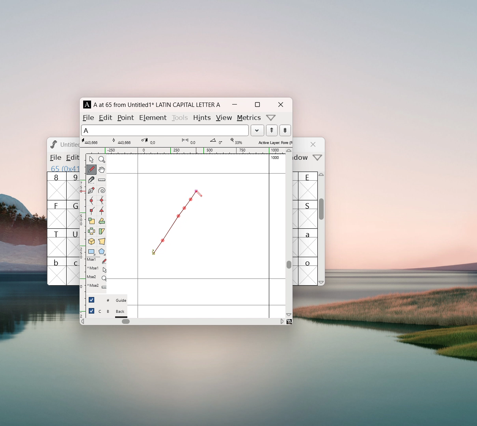 The width and height of the screenshot is (477, 426). I want to click on cursor, so click(199, 194).